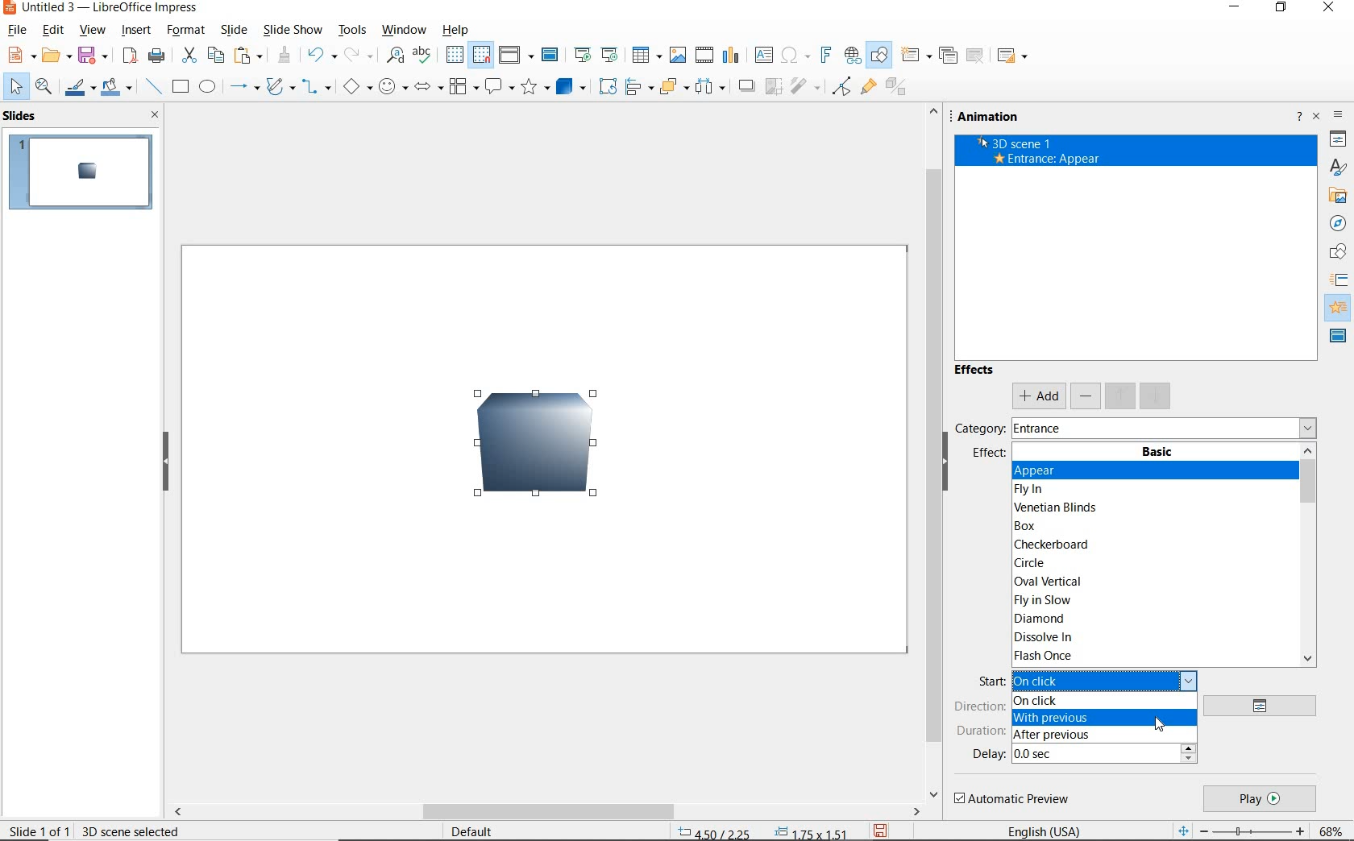  Describe the element at coordinates (1057, 507) in the screenshot. I see `VENETIAN BLINDS` at that location.